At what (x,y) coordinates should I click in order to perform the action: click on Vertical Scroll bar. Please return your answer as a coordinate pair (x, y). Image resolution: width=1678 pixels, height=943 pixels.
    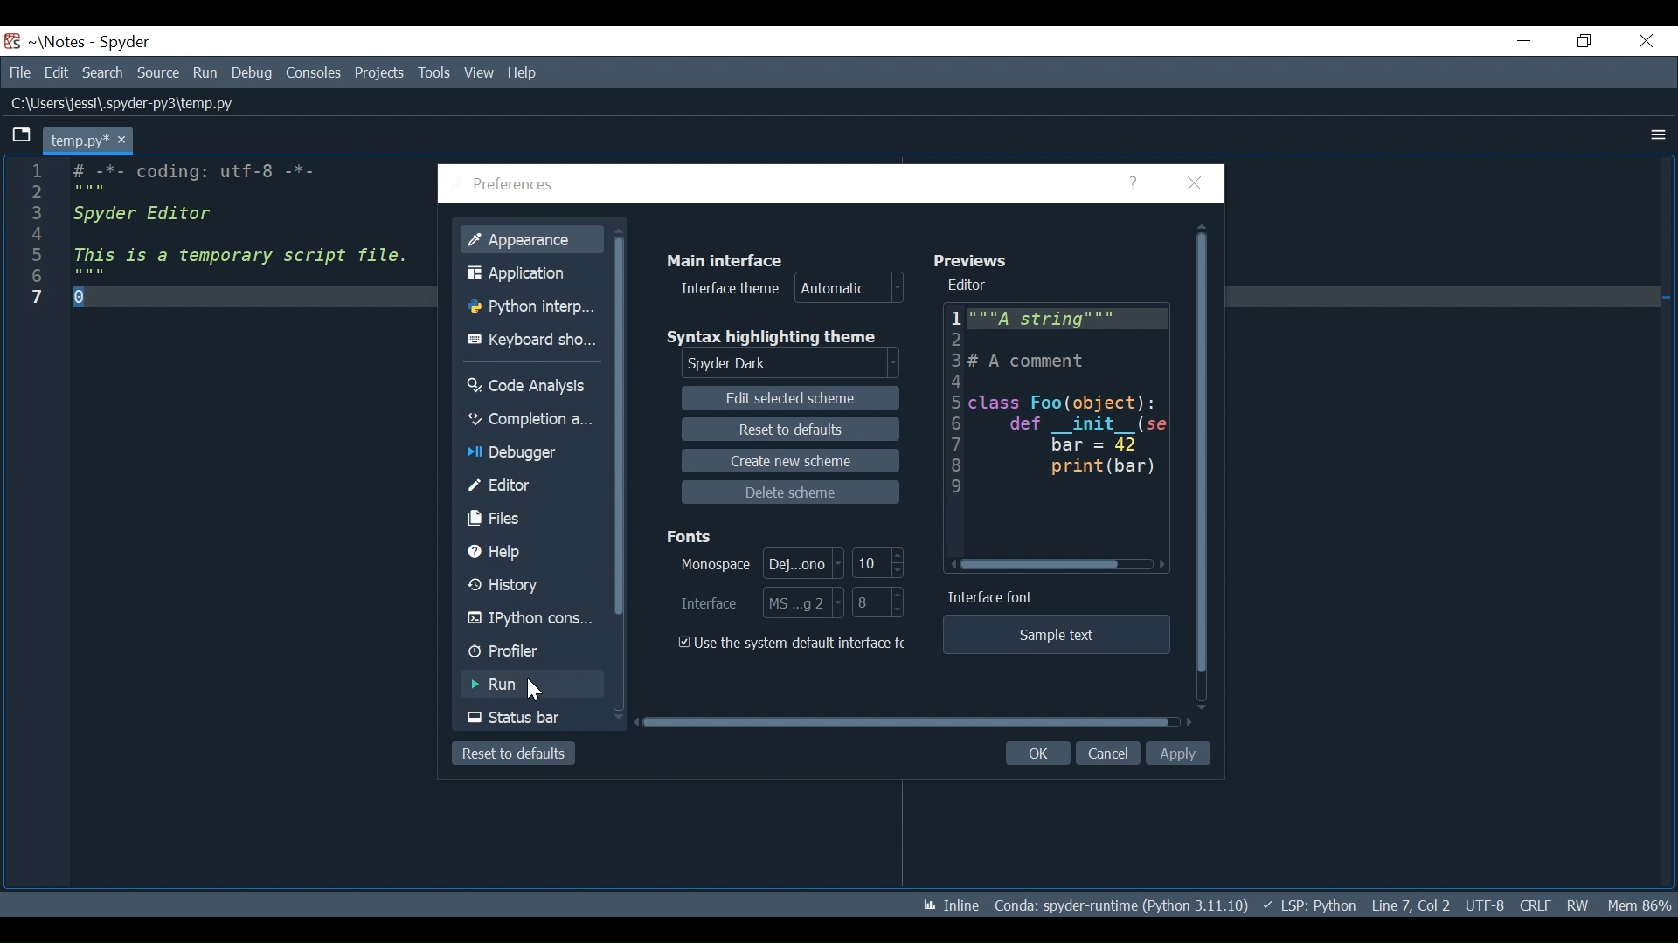
    Looking at the image, I should click on (621, 469).